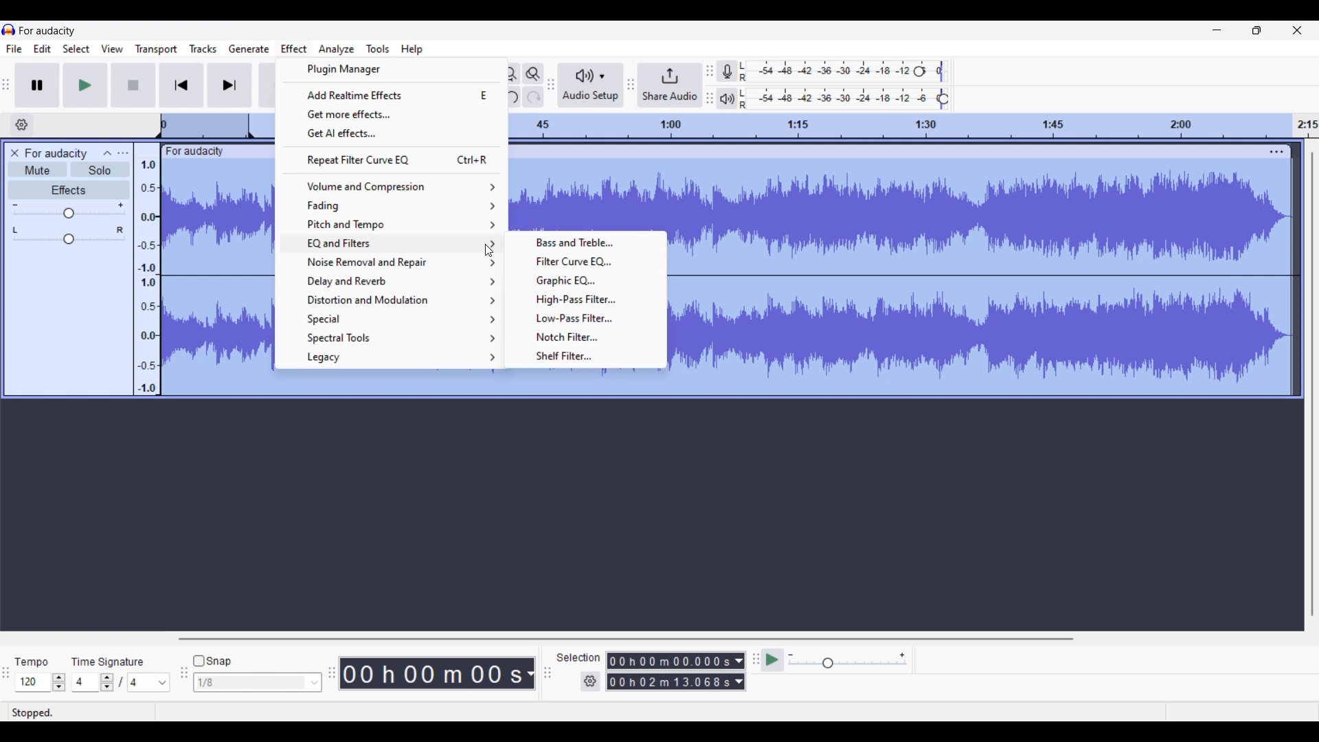 This screenshot has height=742, width=1319. Describe the element at coordinates (392, 225) in the screenshot. I see `Pitch and tempo options` at that location.